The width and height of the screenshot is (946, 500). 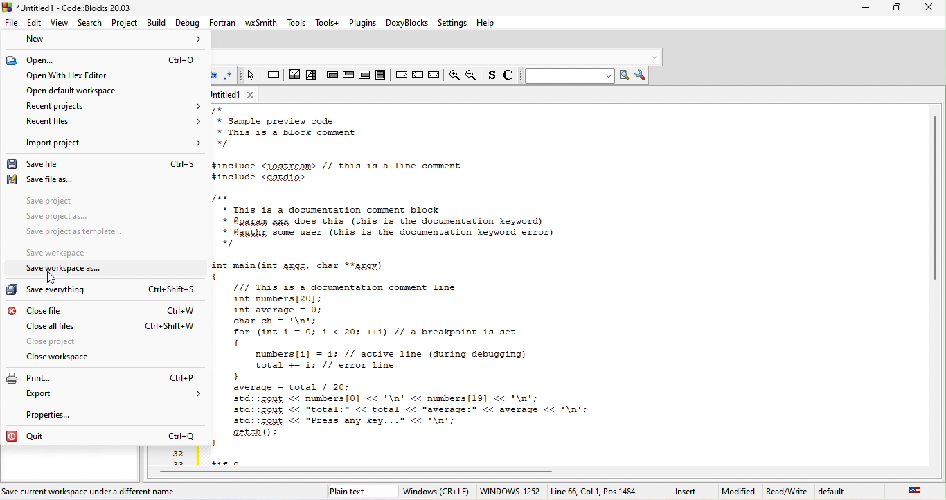 I want to click on exit, so click(x=348, y=77).